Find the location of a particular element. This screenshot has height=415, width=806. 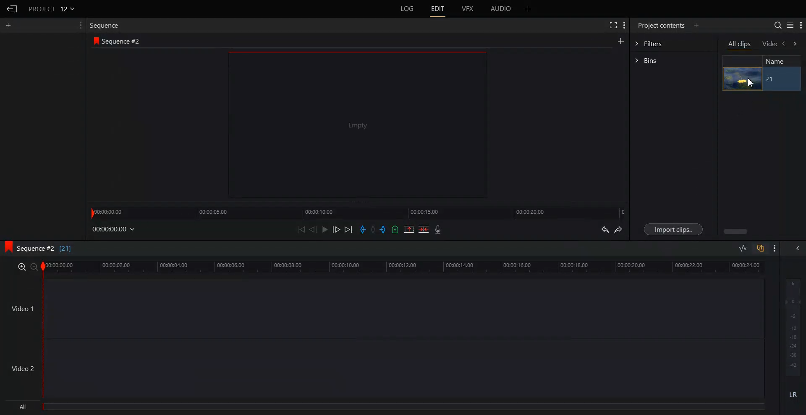

Search is located at coordinates (778, 25).